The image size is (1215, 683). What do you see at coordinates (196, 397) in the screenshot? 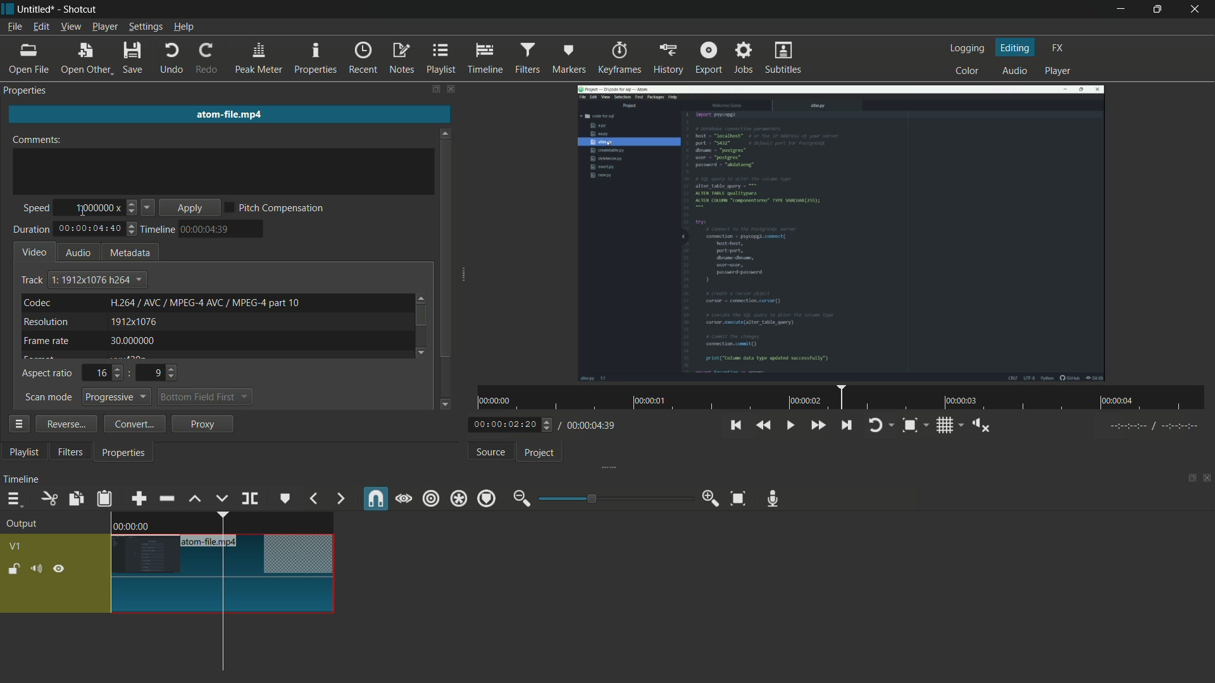
I see `bottom field first` at bounding box center [196, 397].